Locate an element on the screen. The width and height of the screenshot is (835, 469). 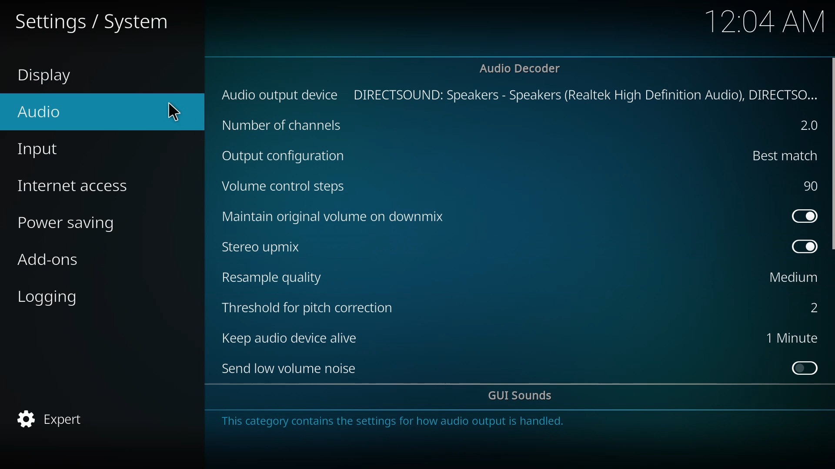
gui sounds is located at coordinates (522, 396).